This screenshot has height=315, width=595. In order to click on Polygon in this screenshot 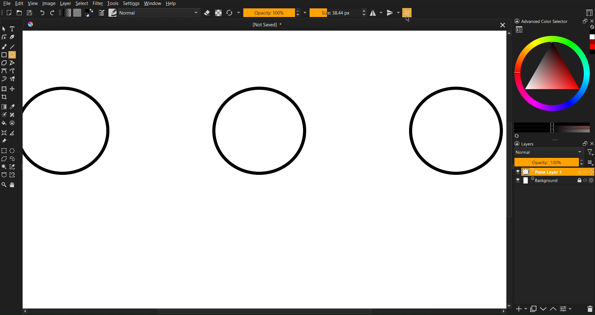, I will do `click(13, 133)`.